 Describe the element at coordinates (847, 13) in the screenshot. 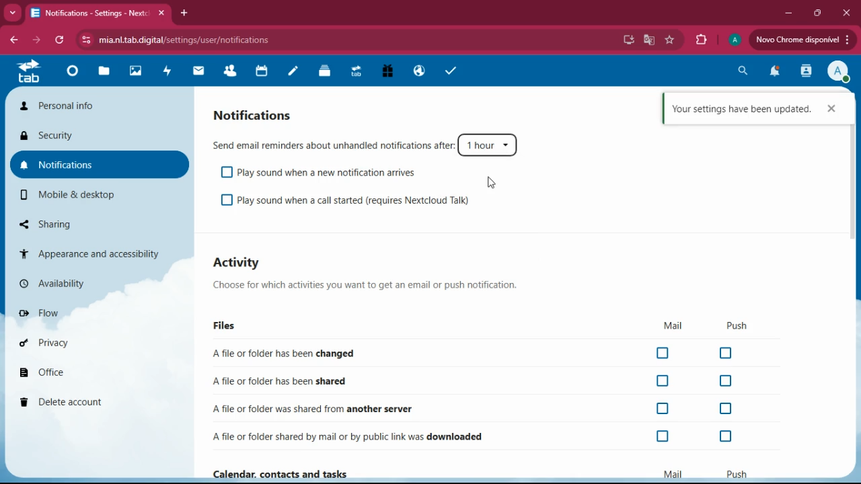

I see `close` at that location.